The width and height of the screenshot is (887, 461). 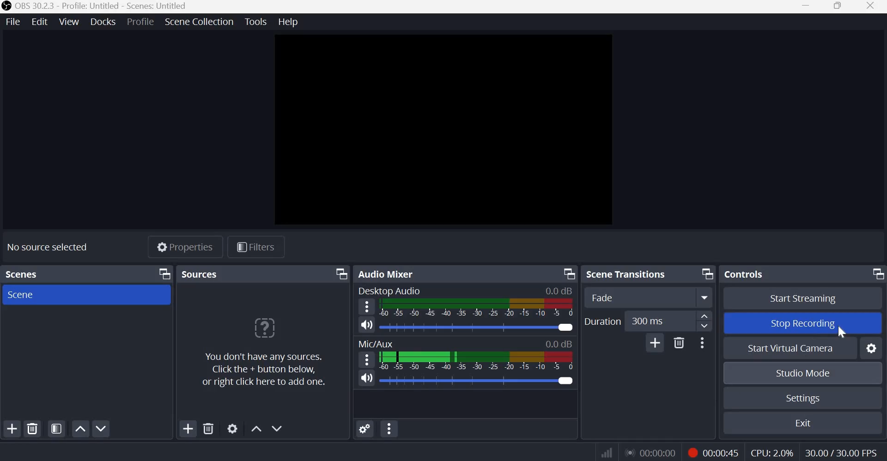 I want to click on , so click(x=465, y=382).